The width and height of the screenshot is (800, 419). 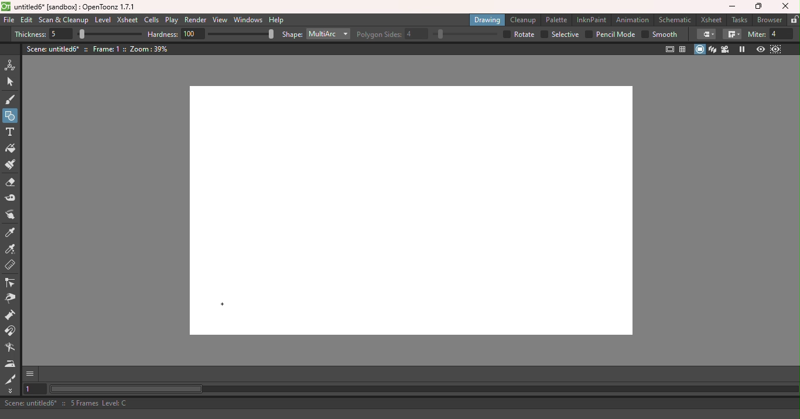 What do you see at coordinates (11, 165) in the screenshot?
I see `Paint brush` at bounding box center [11, 165].